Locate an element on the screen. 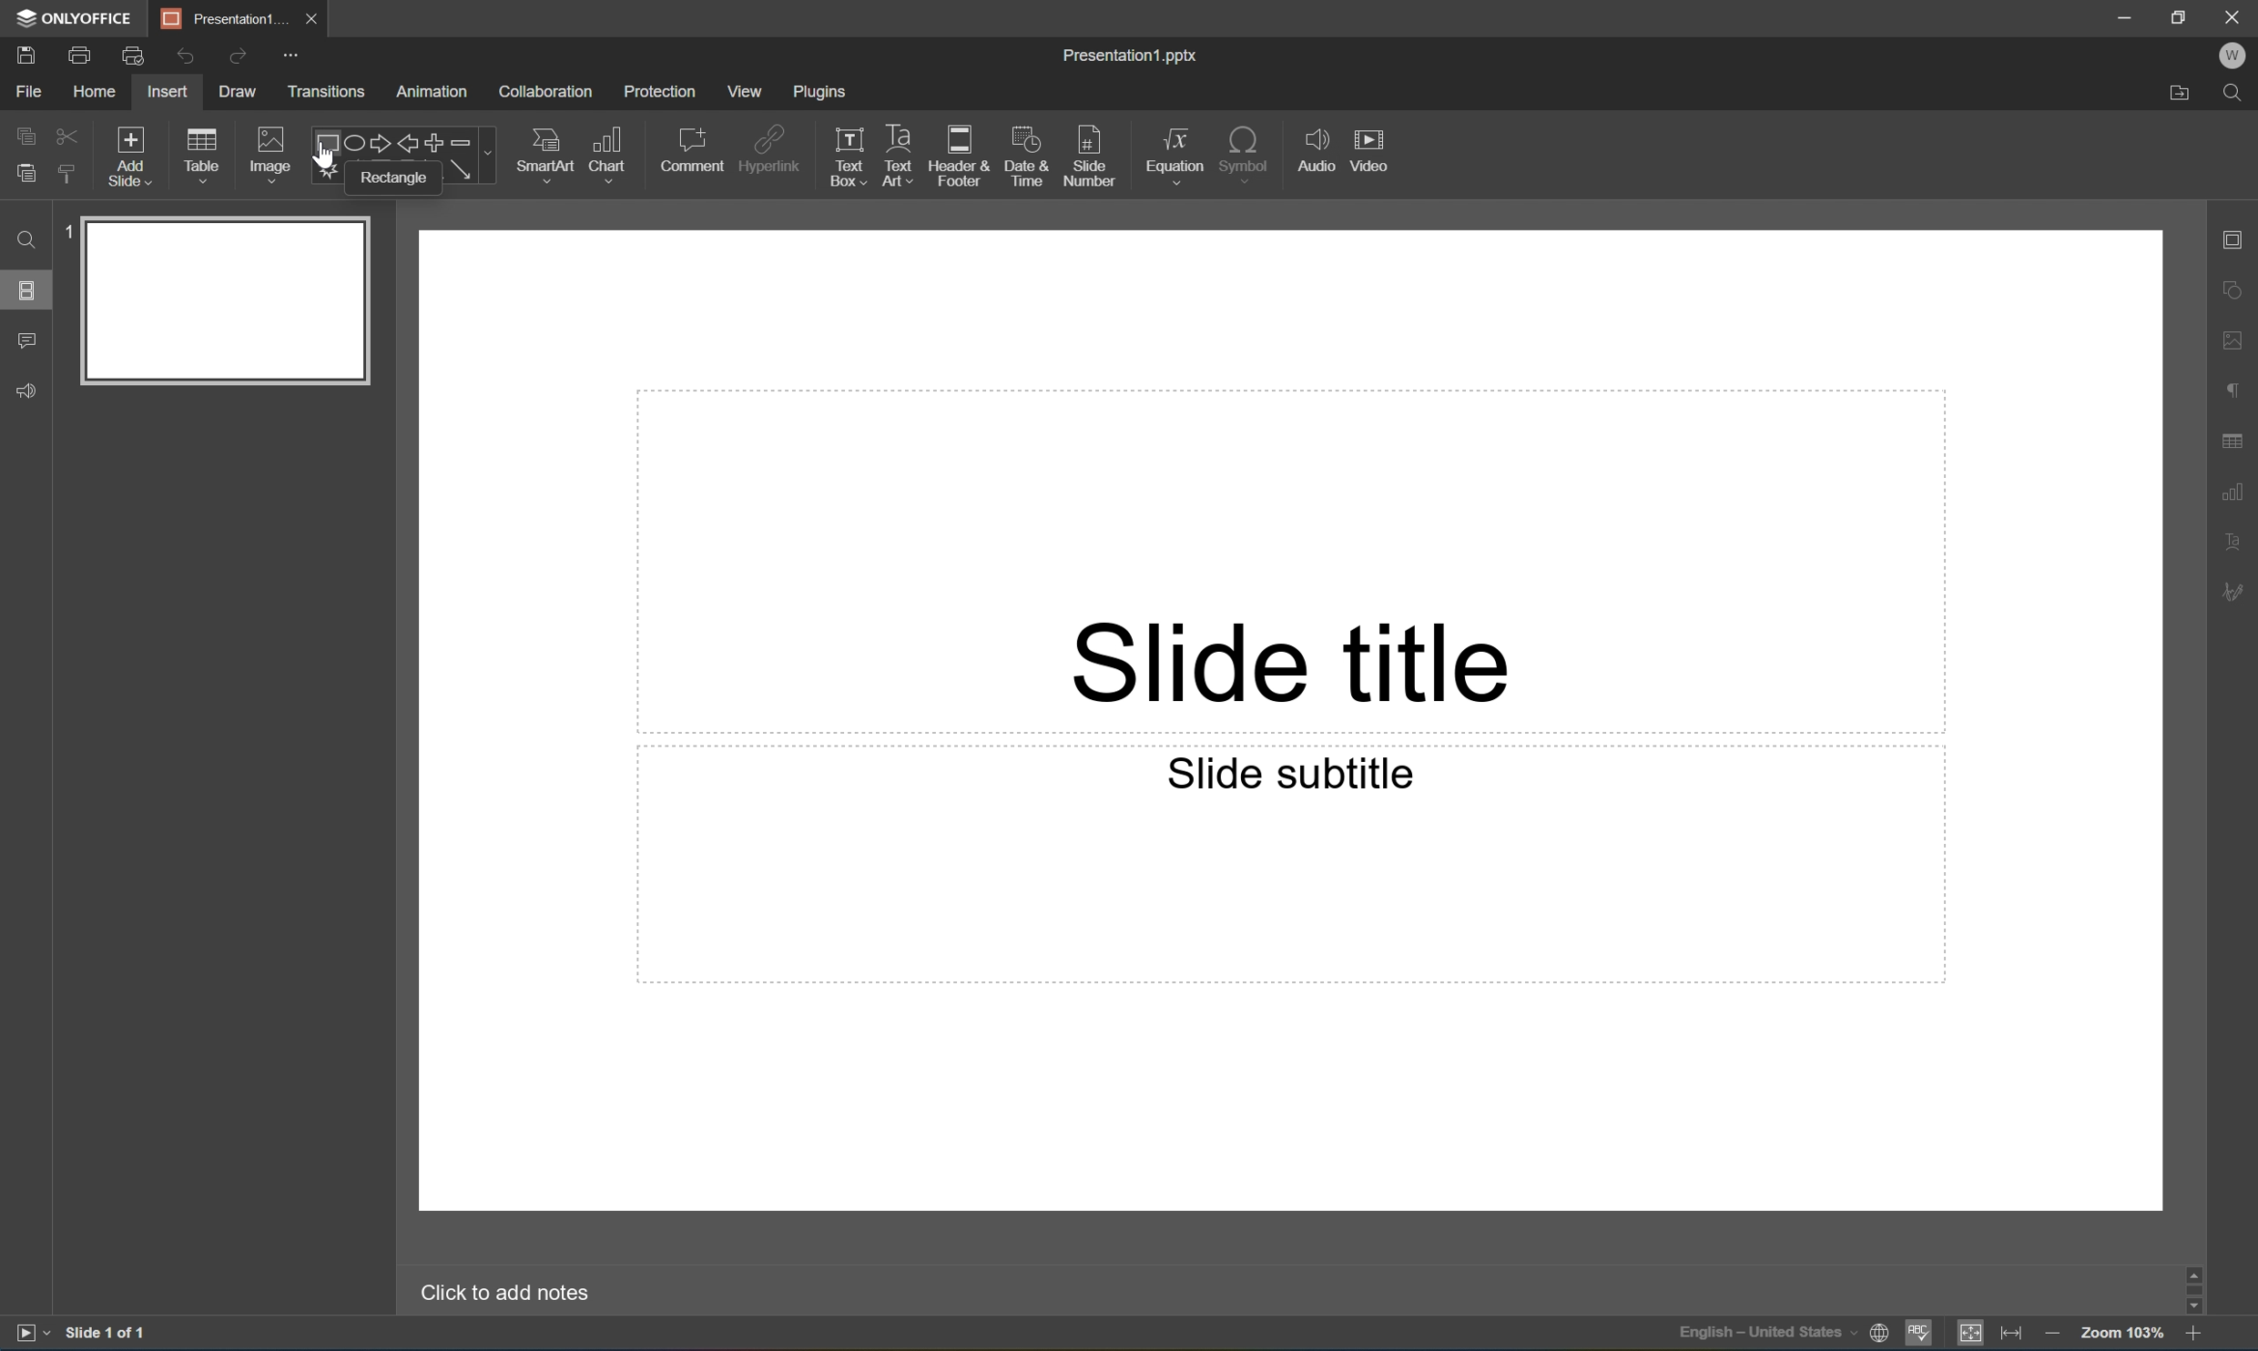 The image size is (2258, 1351). Cut is located at coordinates (68, 135).